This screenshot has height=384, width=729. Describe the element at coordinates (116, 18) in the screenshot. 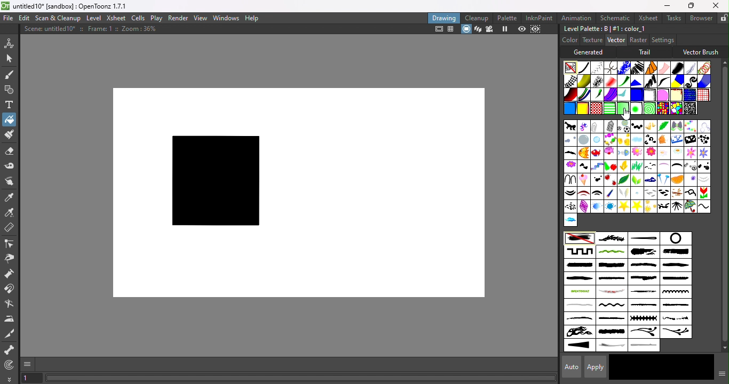

I see `Xsheet` at that location.